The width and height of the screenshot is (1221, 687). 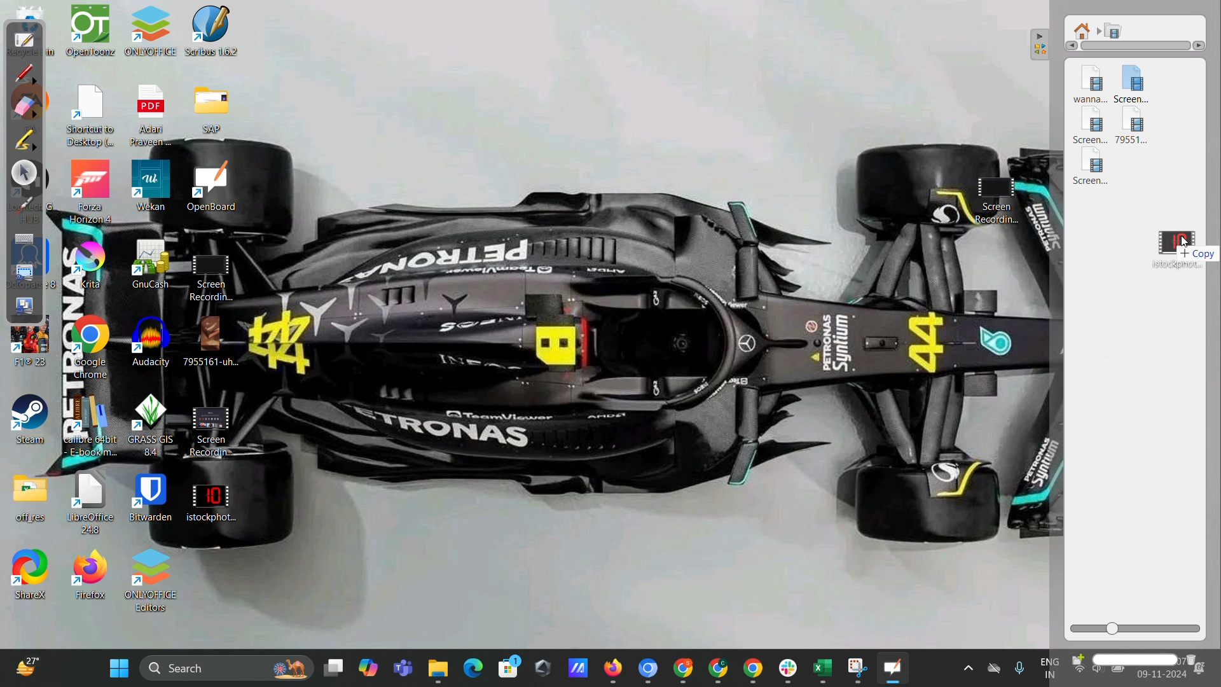 What do you see at coordinates (31, 501) in the screenshot?
I see `file on desktop` at bounding box center [31, 501].